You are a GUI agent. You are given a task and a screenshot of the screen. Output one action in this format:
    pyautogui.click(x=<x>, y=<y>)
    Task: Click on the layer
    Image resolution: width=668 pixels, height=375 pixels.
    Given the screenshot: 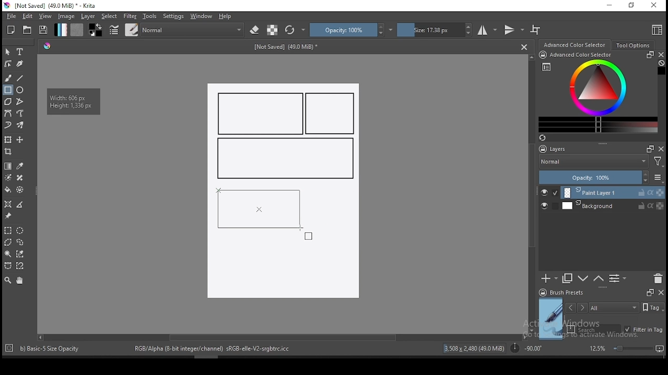 What is the action you would take?
    pyautogui.click(x=89, y=16)
    